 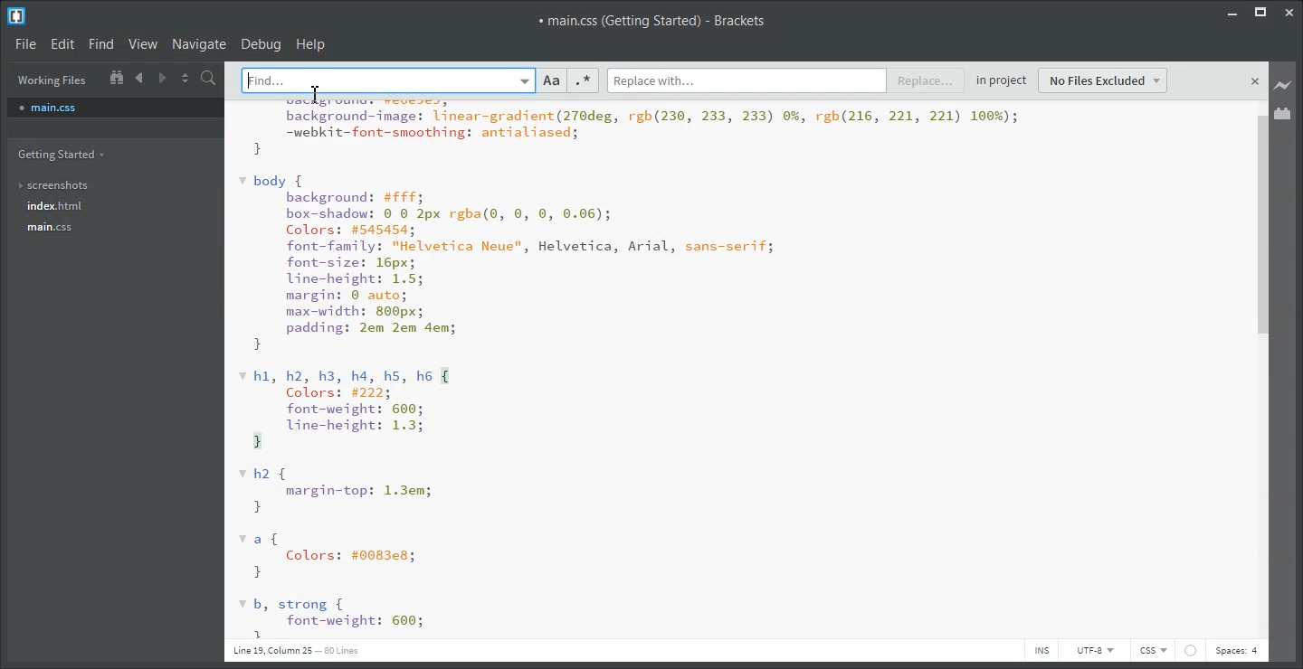 What do you see at coordinates (1237, 652) in the screenshot?
I see `Spaces: 4` at bounding box center [1237, 652].